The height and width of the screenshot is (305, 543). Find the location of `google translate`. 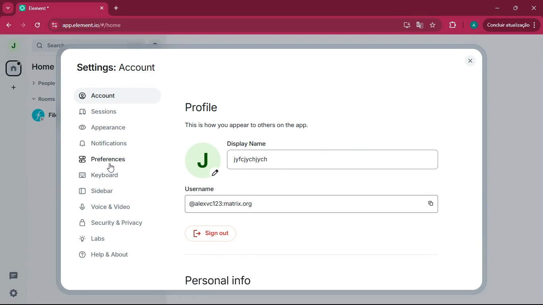

google translate is located at coordinates (419, 25).